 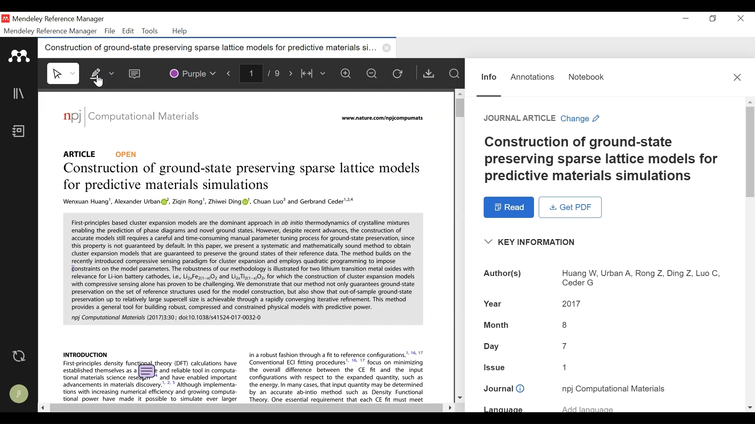 I want to click on Notebook, so click(x=21, y=132).